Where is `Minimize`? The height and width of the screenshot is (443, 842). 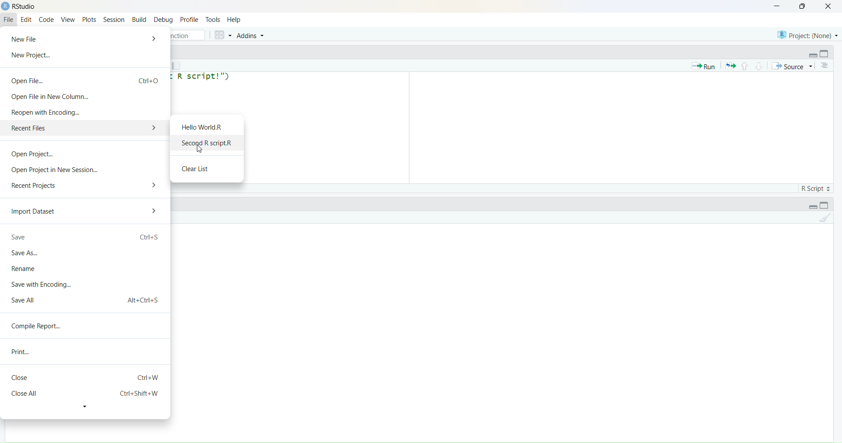
Minimize is located at coordinates (813, 207).